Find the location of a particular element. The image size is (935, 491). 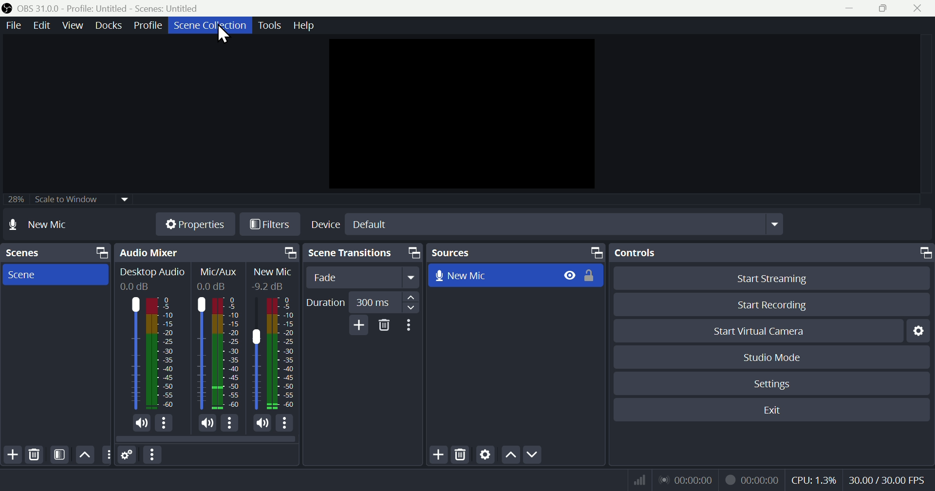

Start recording is located at coordinates (777, 303).